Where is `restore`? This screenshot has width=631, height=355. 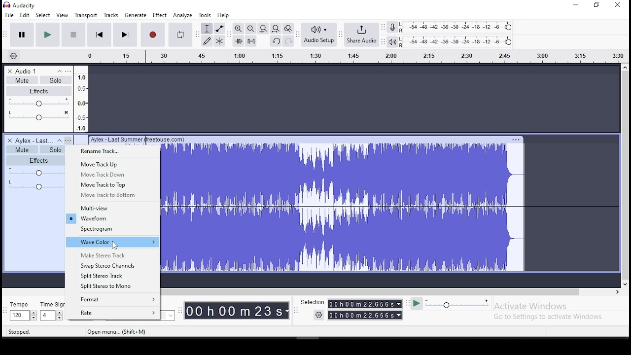 restore is located at coordinates (597, 5).